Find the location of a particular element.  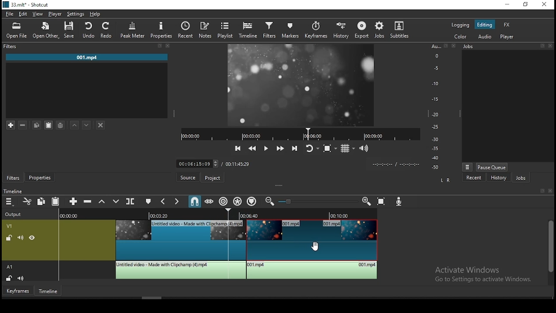

add a filter is located at coordinates (12, 125).